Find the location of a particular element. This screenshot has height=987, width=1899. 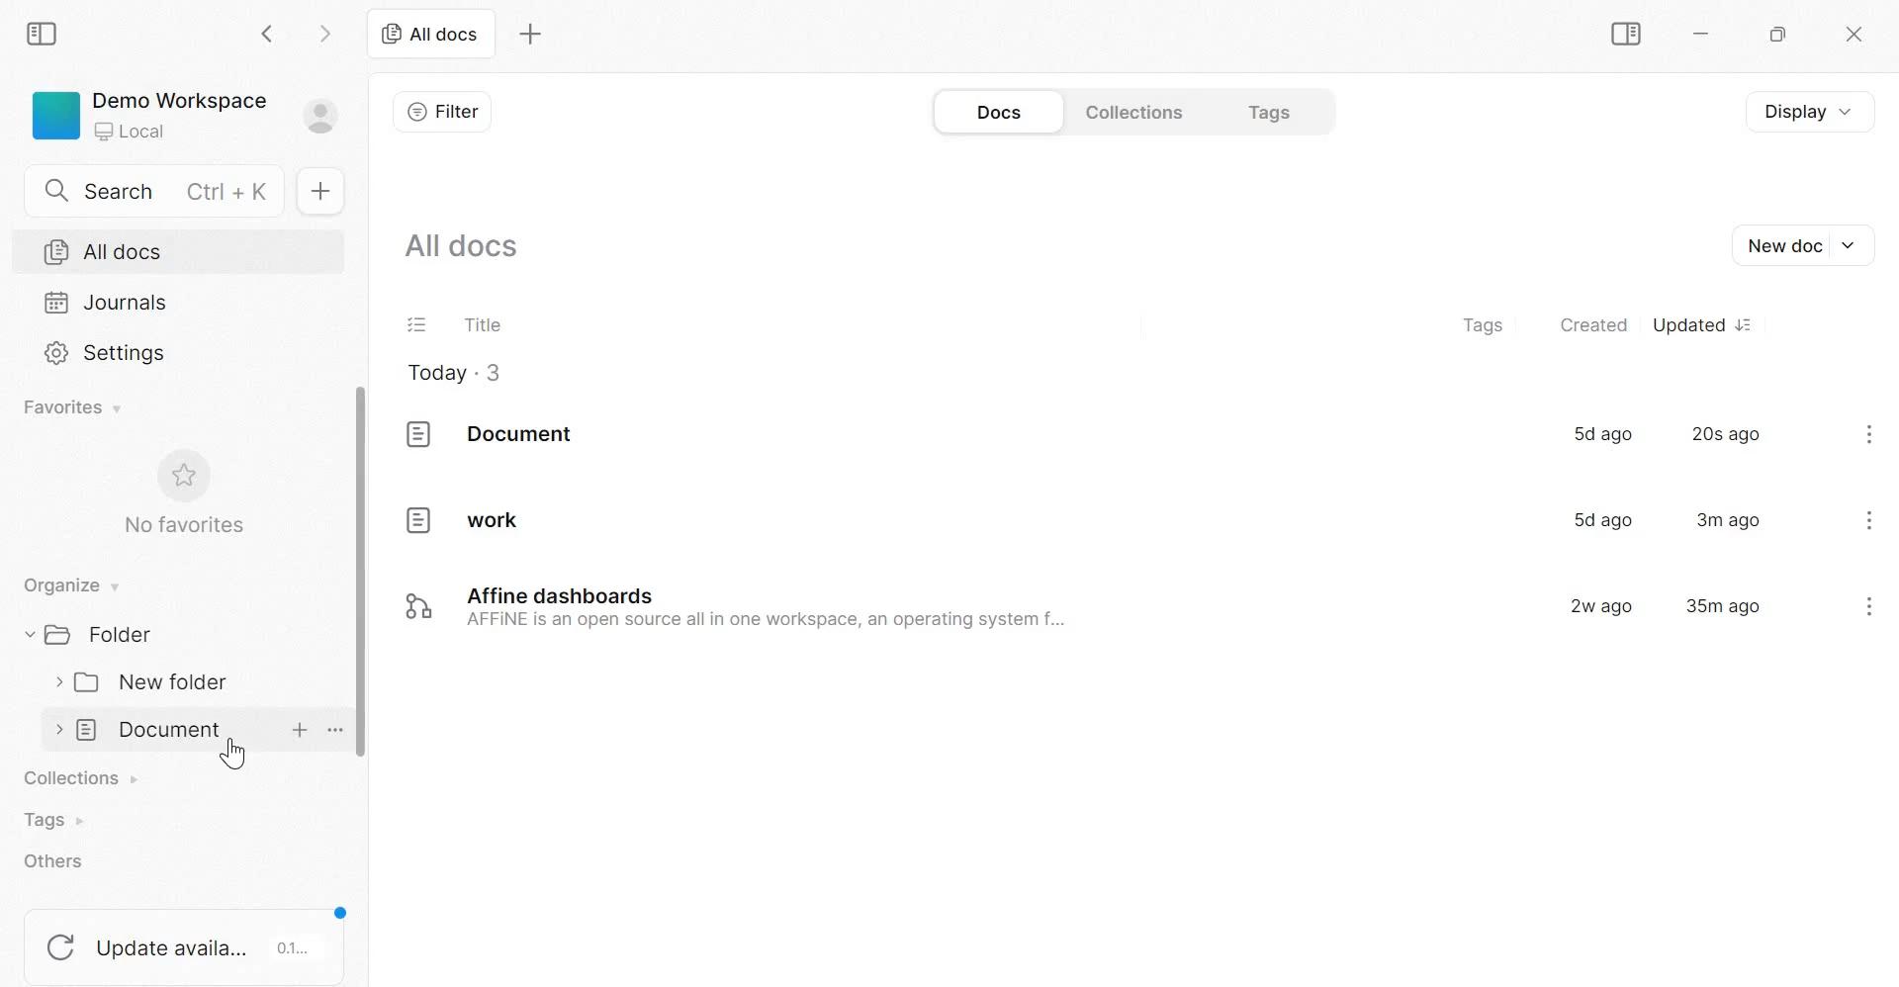

All docs is located at coordinates (430, 36).